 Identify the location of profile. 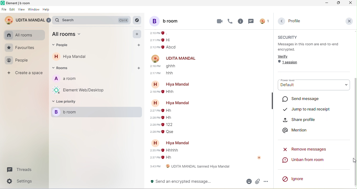
(294, 21).